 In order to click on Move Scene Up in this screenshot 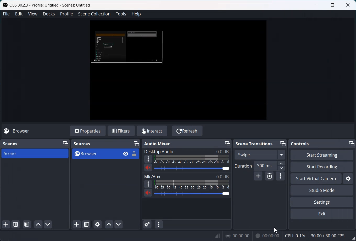, I will do `click(38, 224)`.